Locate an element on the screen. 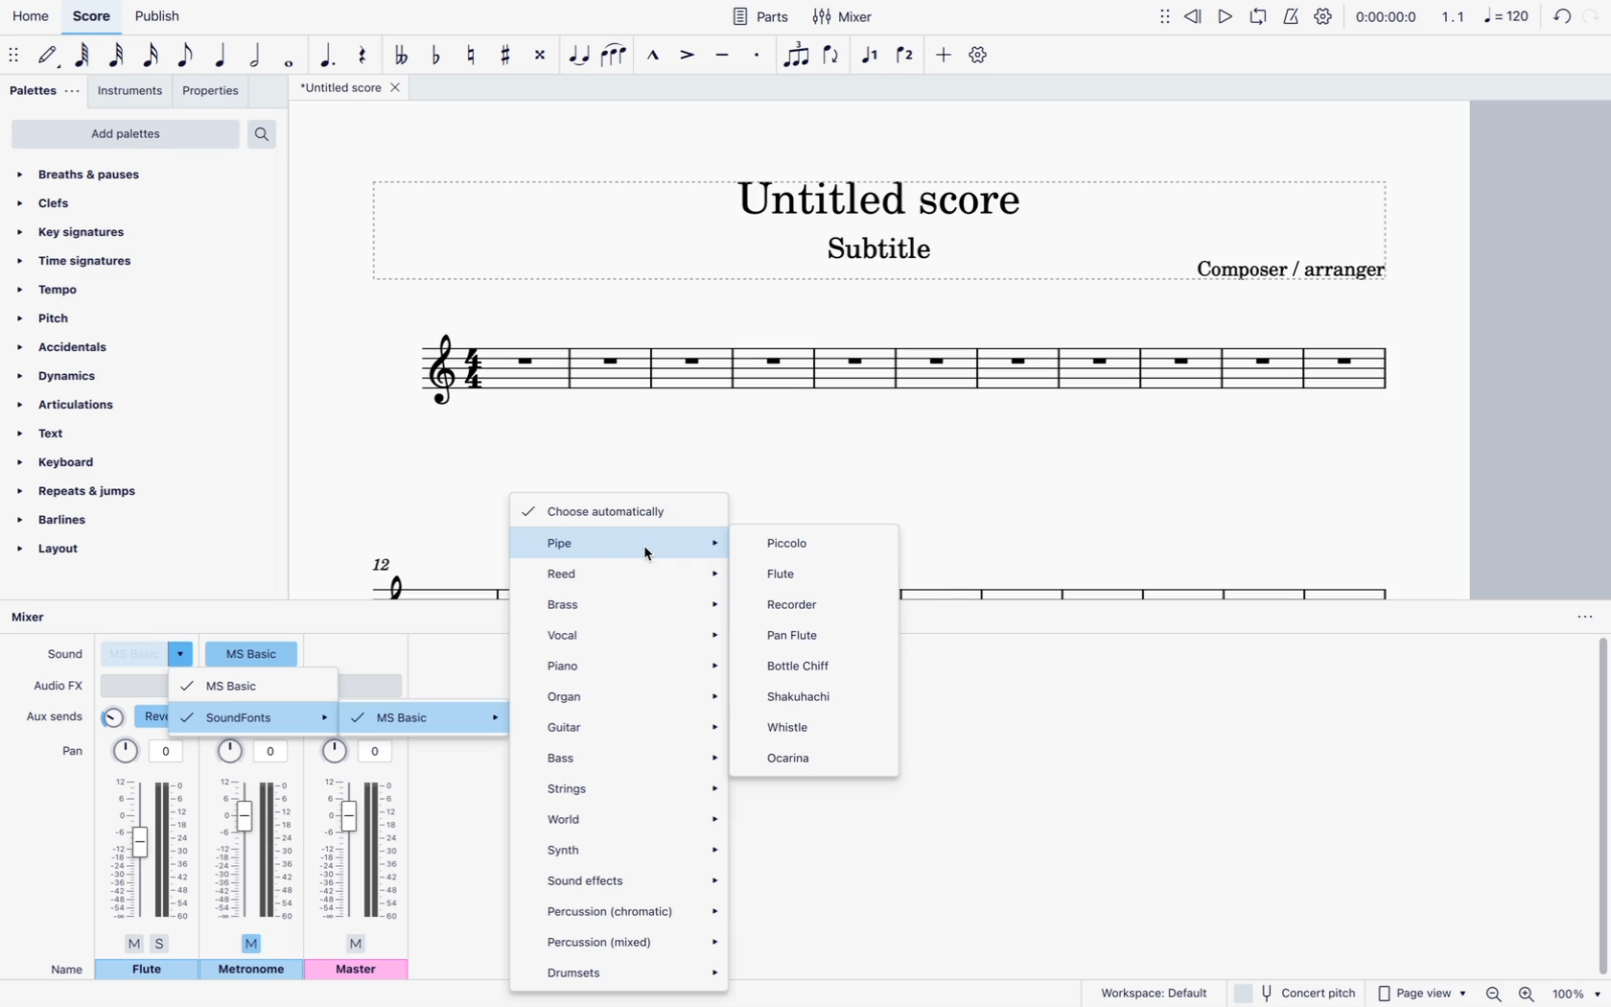 This screenshot has width=1611, height=1007. scale is located at coordinates (1485, 15).